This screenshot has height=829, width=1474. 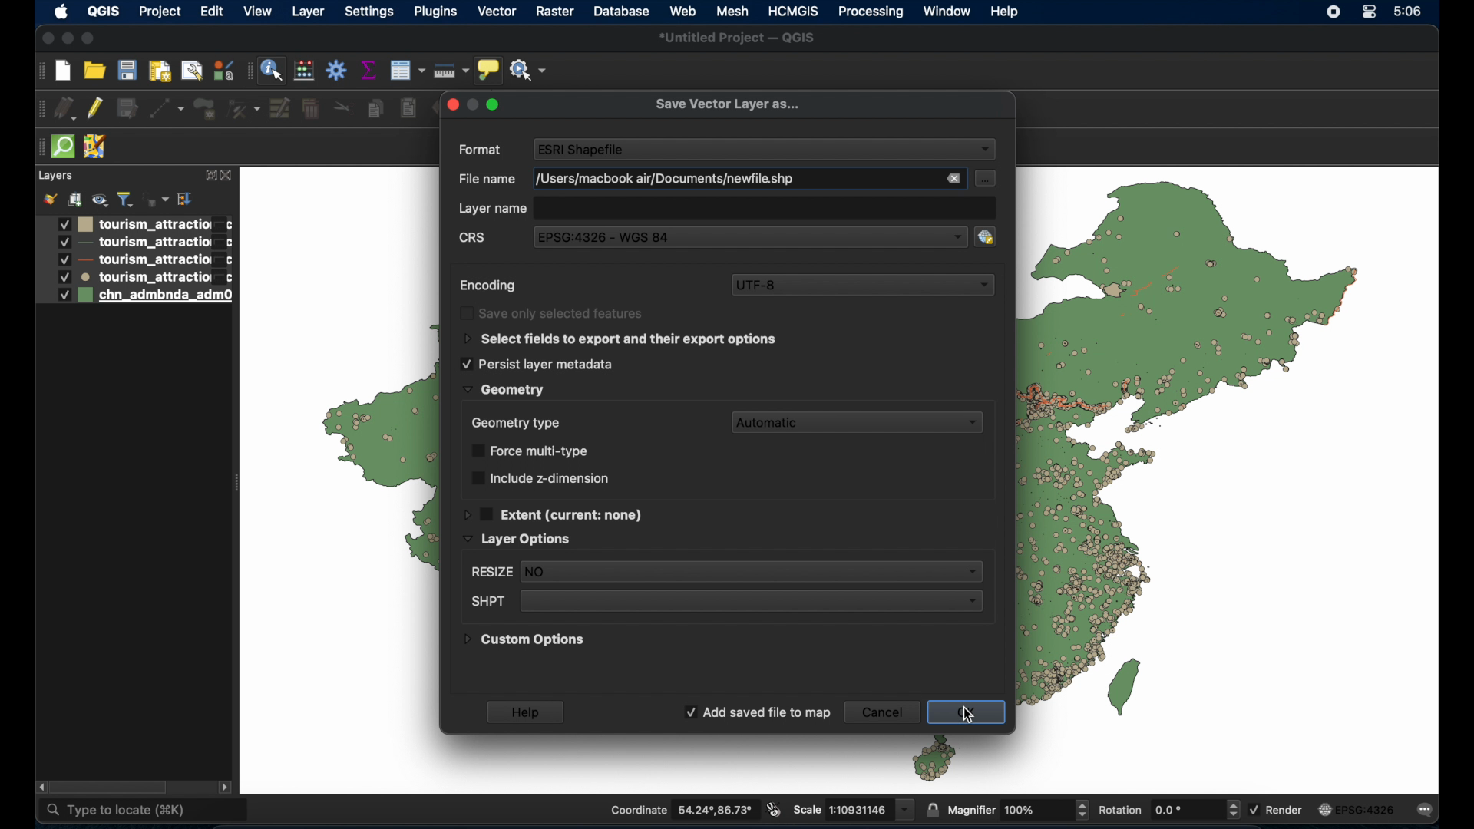 What do you see at coordinates (97, 109) in the screenshot?
I see `toggle editing` at bounding box center [97, 109].